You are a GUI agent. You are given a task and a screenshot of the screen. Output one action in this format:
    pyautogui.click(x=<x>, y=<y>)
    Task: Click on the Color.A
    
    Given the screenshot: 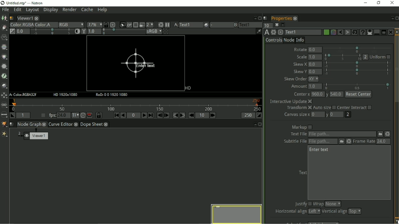 What is the action you would take?
    pyautogui.click(x=45, y=25)
    